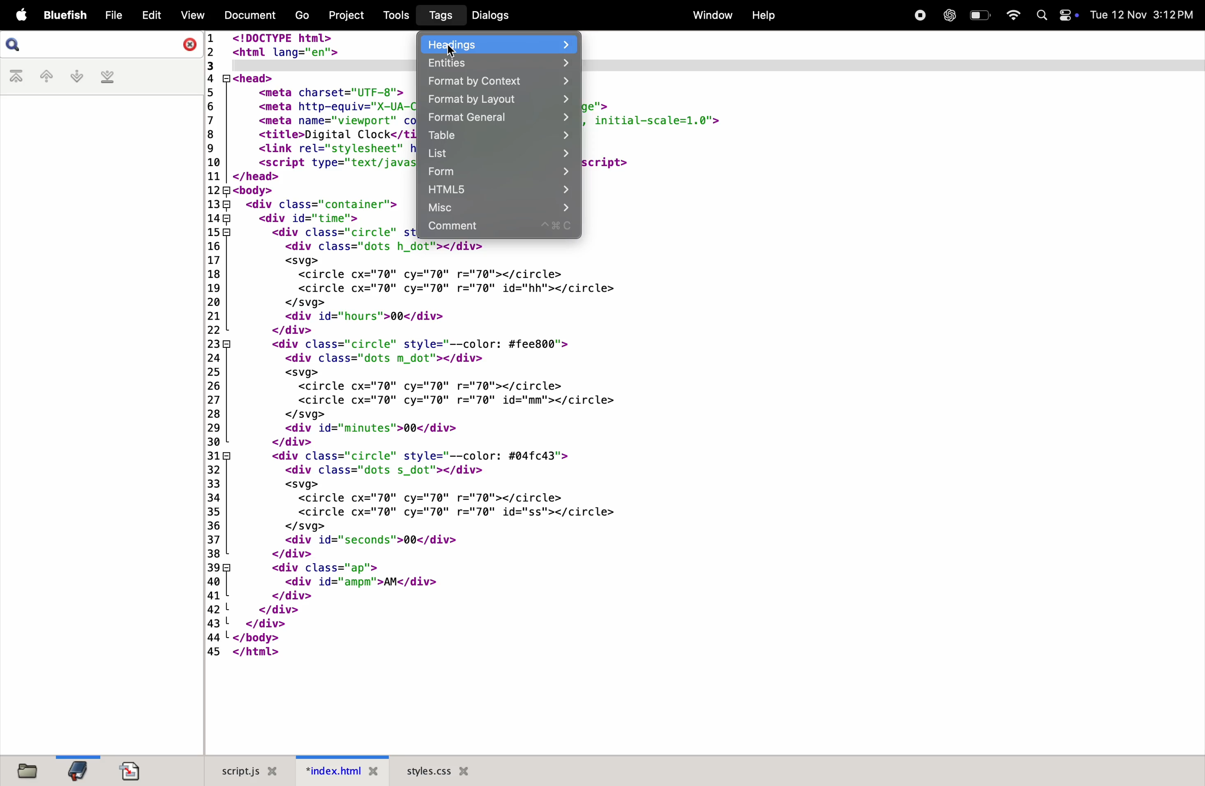 This screenshot has width=1205, height=786. Describe the element at coordinates (310, 137) in the screenshot. I see `code using html, css, javascript to build a digital clock. The code contains <head> that has a <title> <link> and <script type>. <Body> contains different <id> and <class>` at that location.